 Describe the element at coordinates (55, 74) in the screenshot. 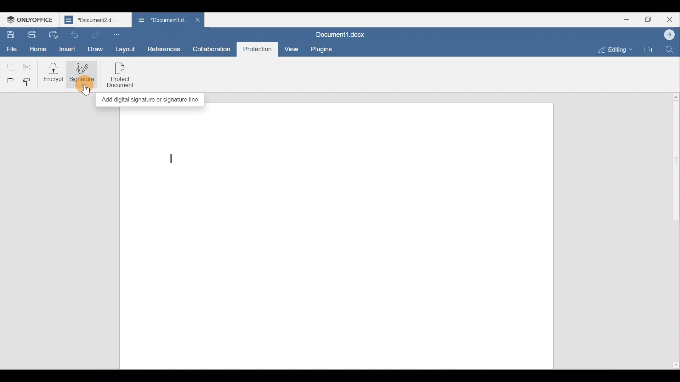

I see `Encrypt` at that location.